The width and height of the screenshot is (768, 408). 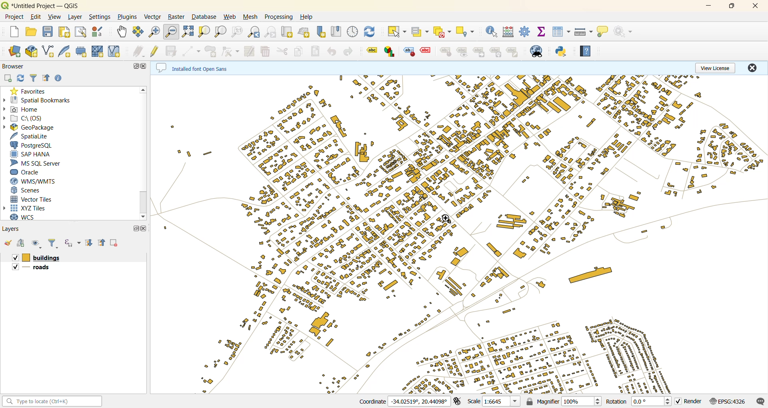 I want to click on add group, so click(x=22, y=243).